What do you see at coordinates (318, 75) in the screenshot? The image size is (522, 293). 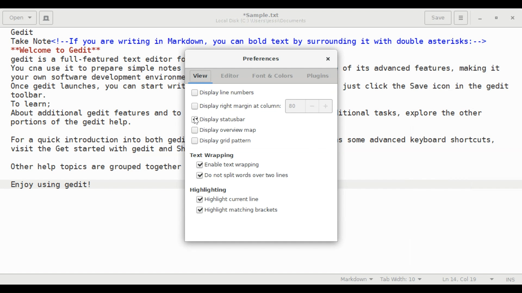 I see `Plugins` at bounding box center [318, 75].